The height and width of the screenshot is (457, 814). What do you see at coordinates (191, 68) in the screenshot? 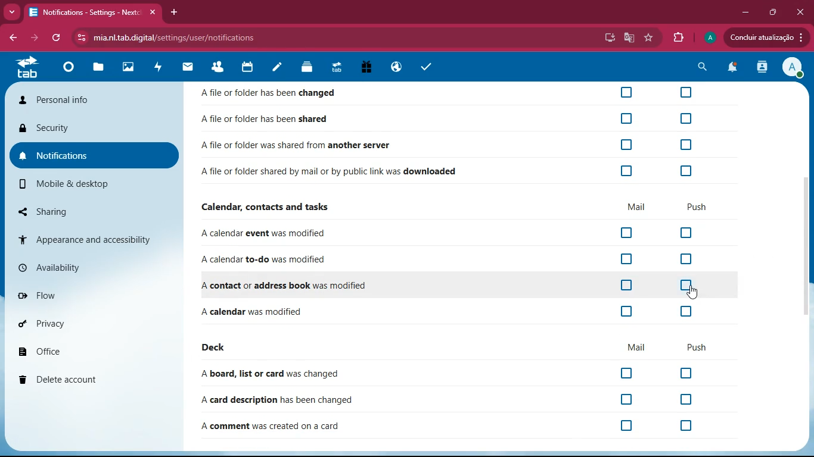
I see `mail` at bounding box center [191, 68].